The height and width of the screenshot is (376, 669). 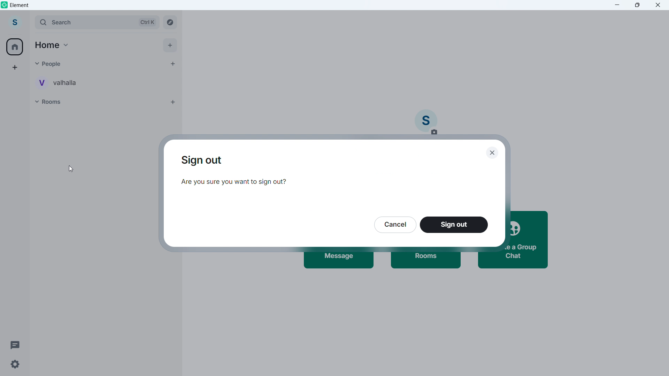 I want to click on Cancel , so click(x=395, y=224).